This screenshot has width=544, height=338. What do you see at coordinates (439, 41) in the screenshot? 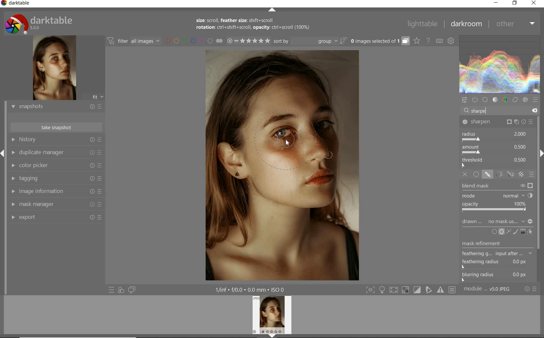
I see `set keyboard shortcuts` at bounding box center [439, 41].